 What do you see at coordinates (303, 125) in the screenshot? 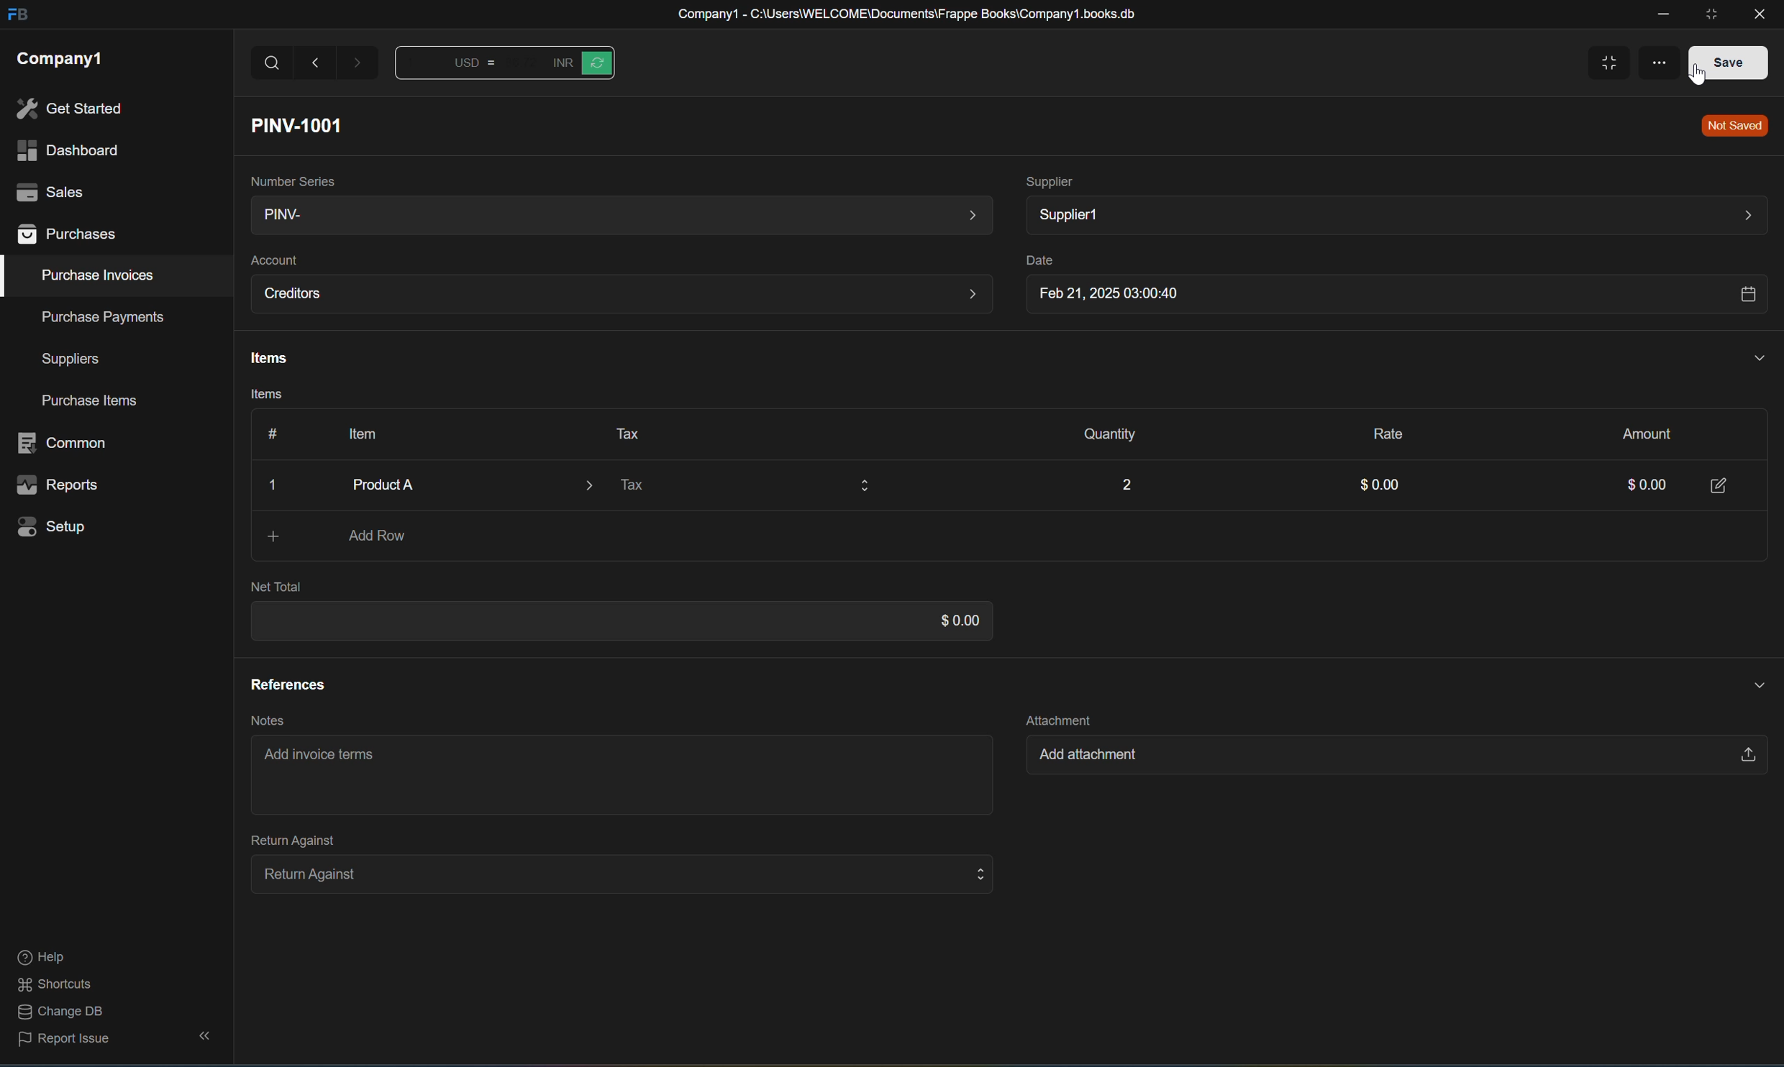
I see `PINV-1001` at bounding box center [303, 125].